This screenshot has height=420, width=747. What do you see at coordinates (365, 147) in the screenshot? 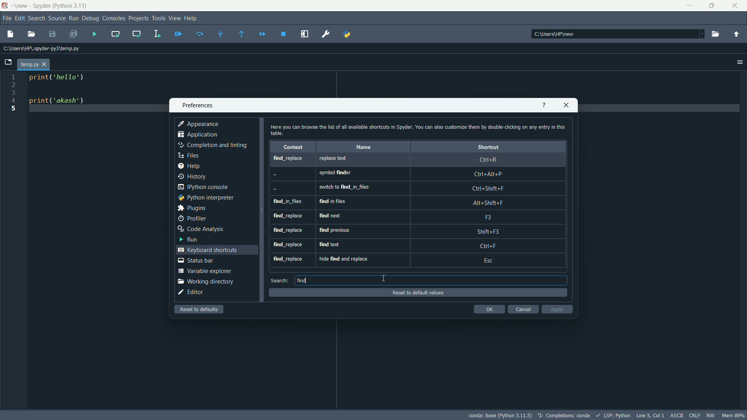
I see `name` at bounding box center [365, 147].